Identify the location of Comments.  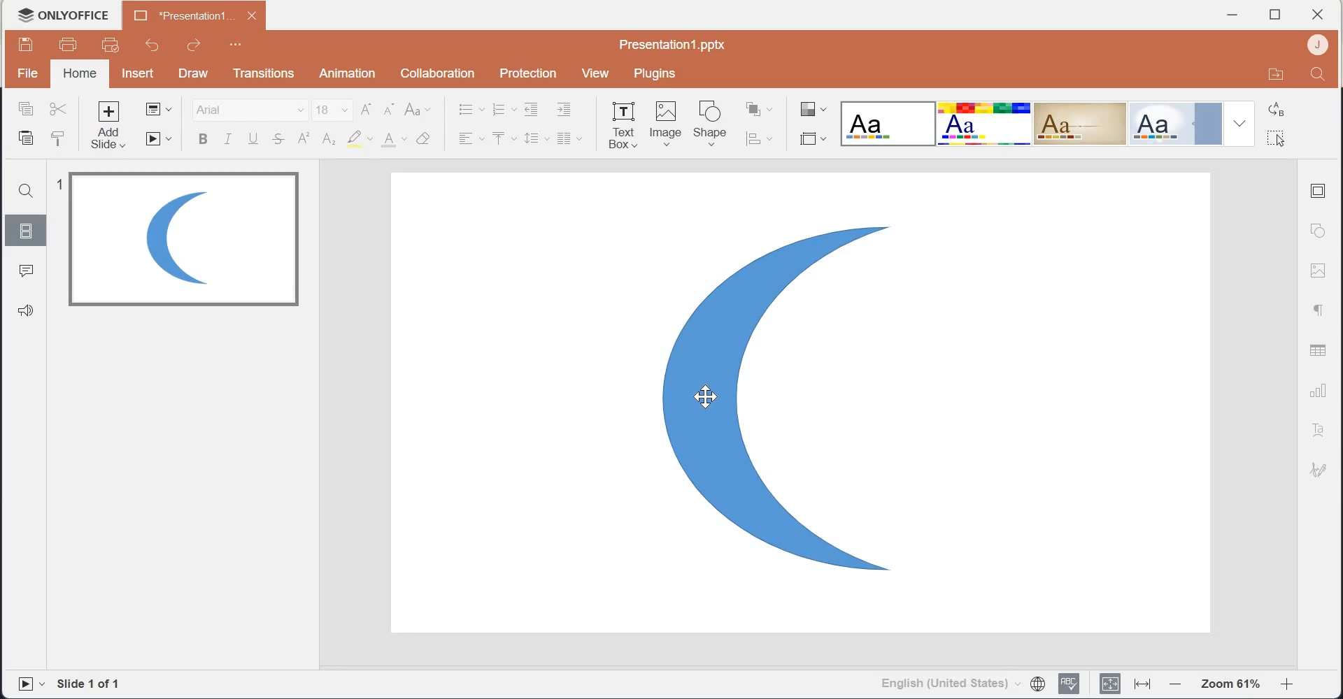
(24, 269).